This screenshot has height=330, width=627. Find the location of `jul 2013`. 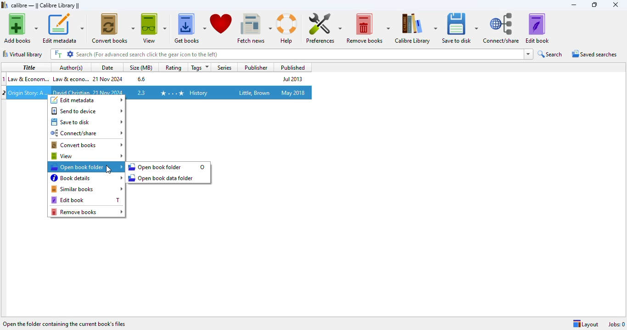

jul 2013 is located at coordinates (291, 79).